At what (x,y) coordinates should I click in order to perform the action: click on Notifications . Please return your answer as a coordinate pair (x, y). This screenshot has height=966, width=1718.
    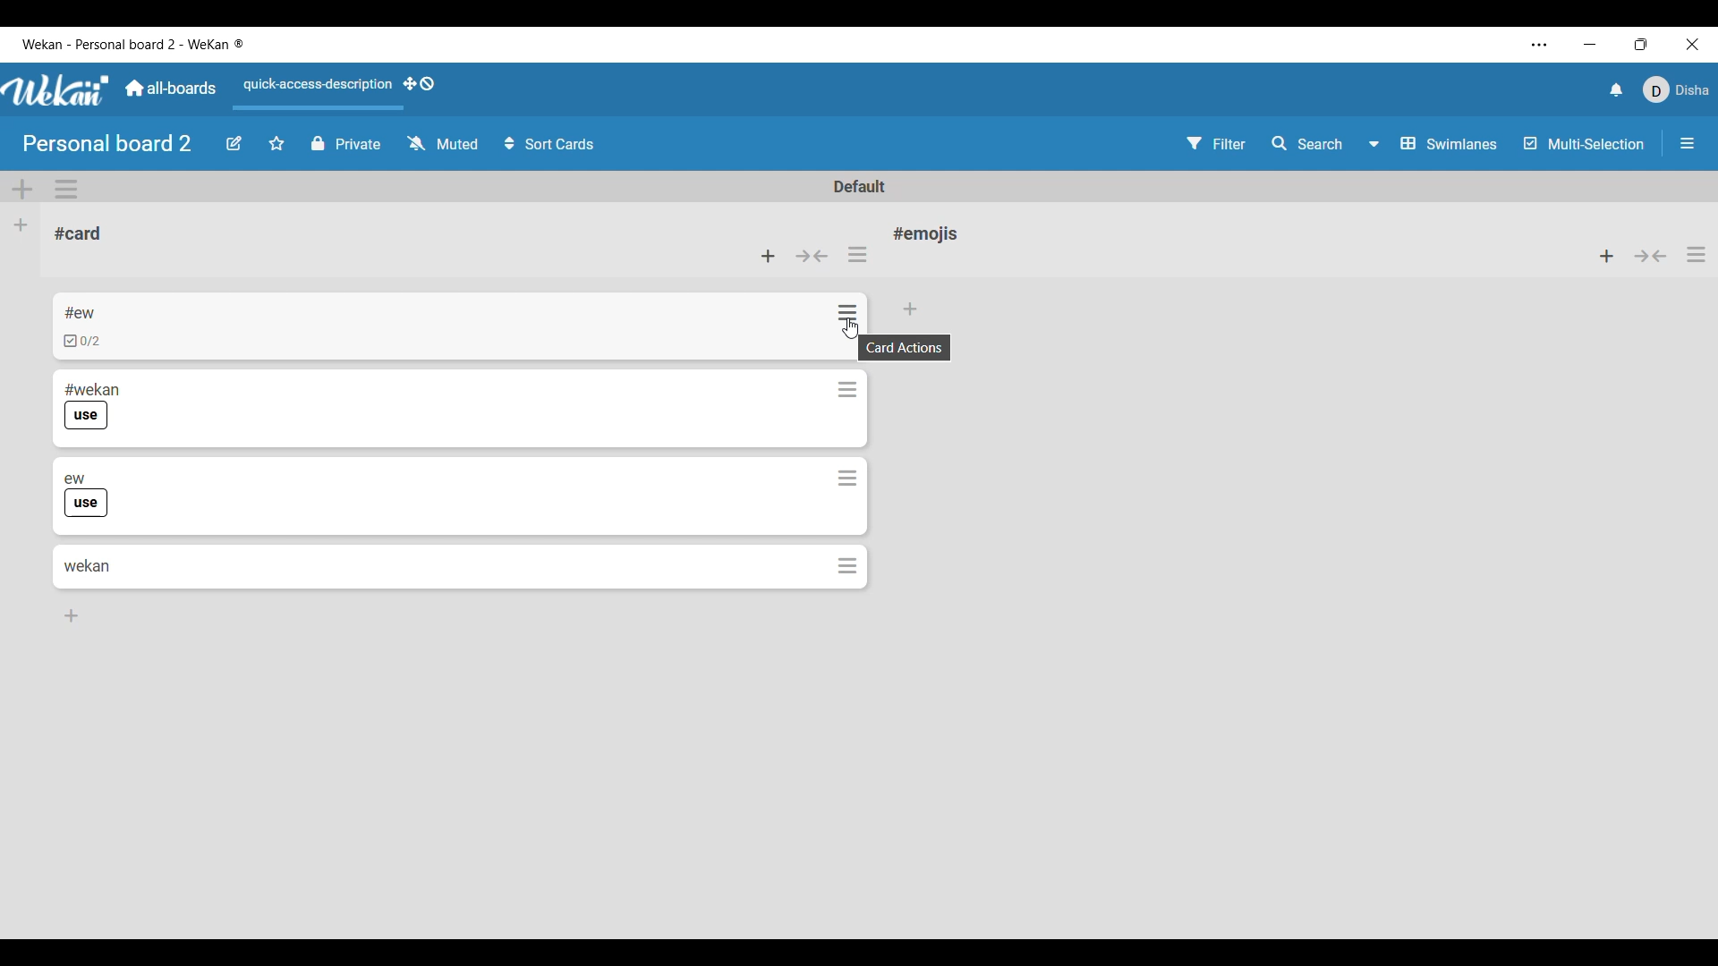
    Looking at the image, I should click on (1616, 89).